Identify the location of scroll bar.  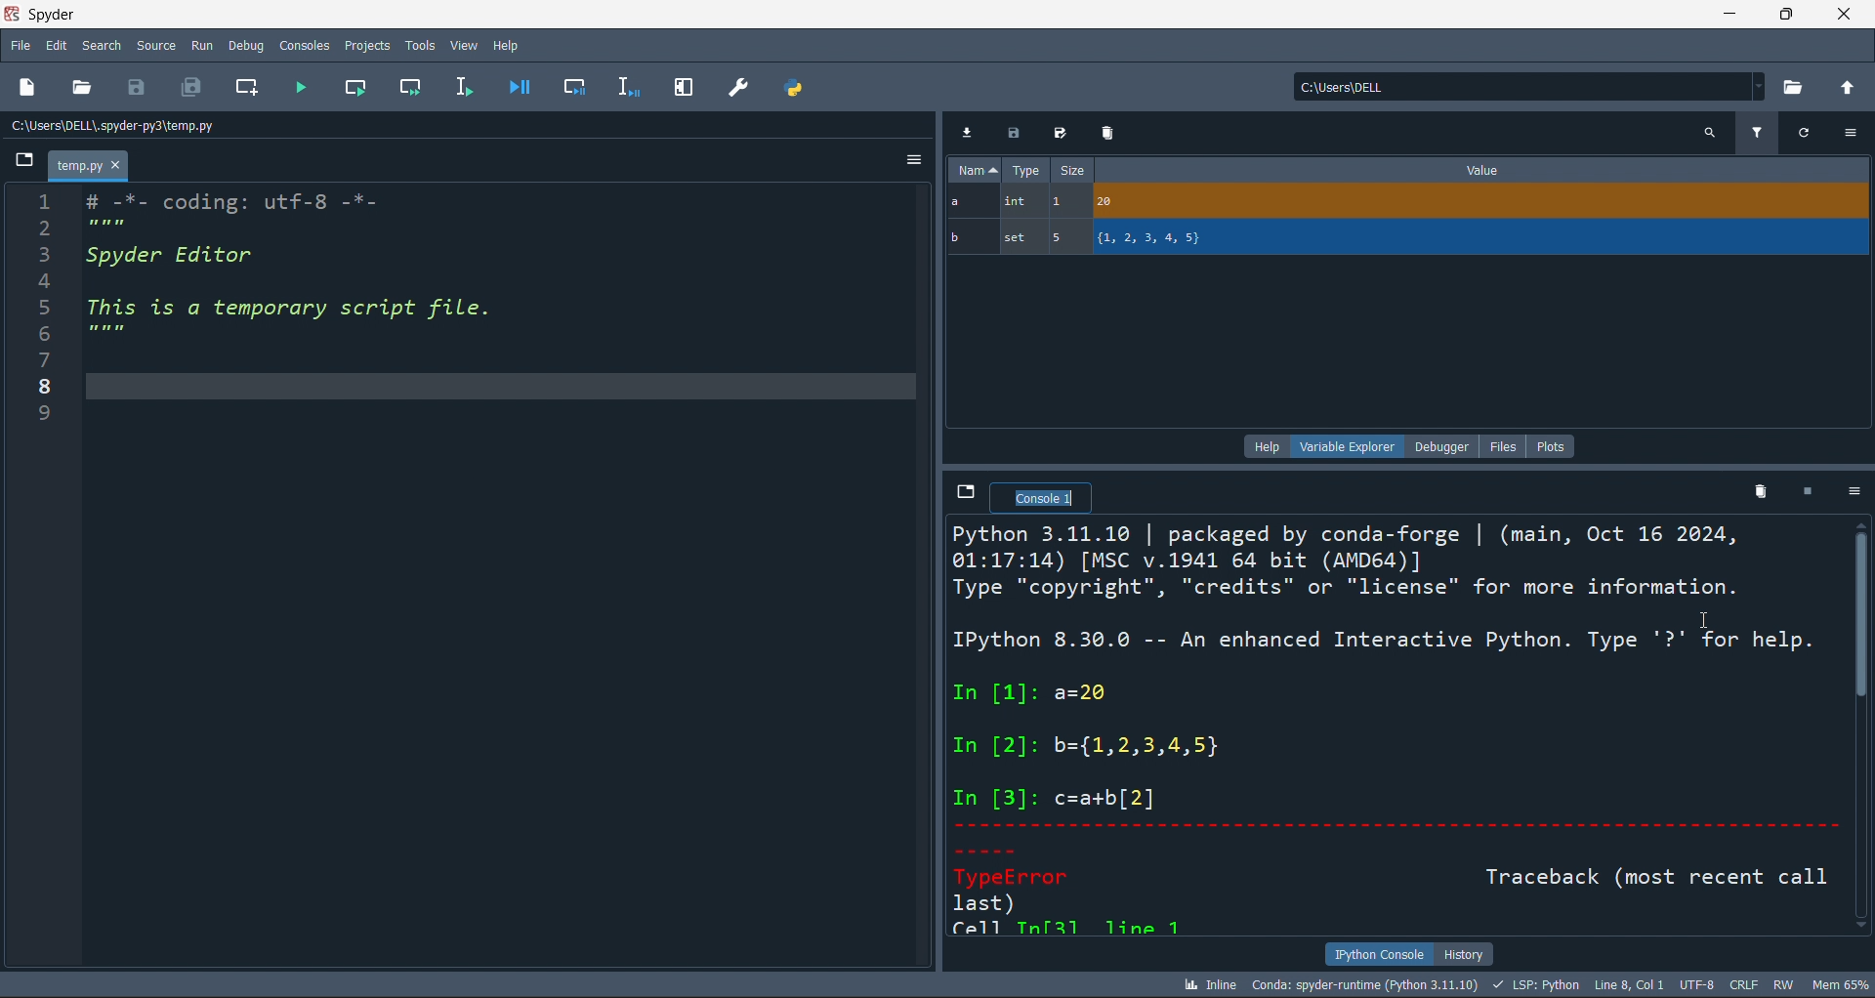
(1863, 729).